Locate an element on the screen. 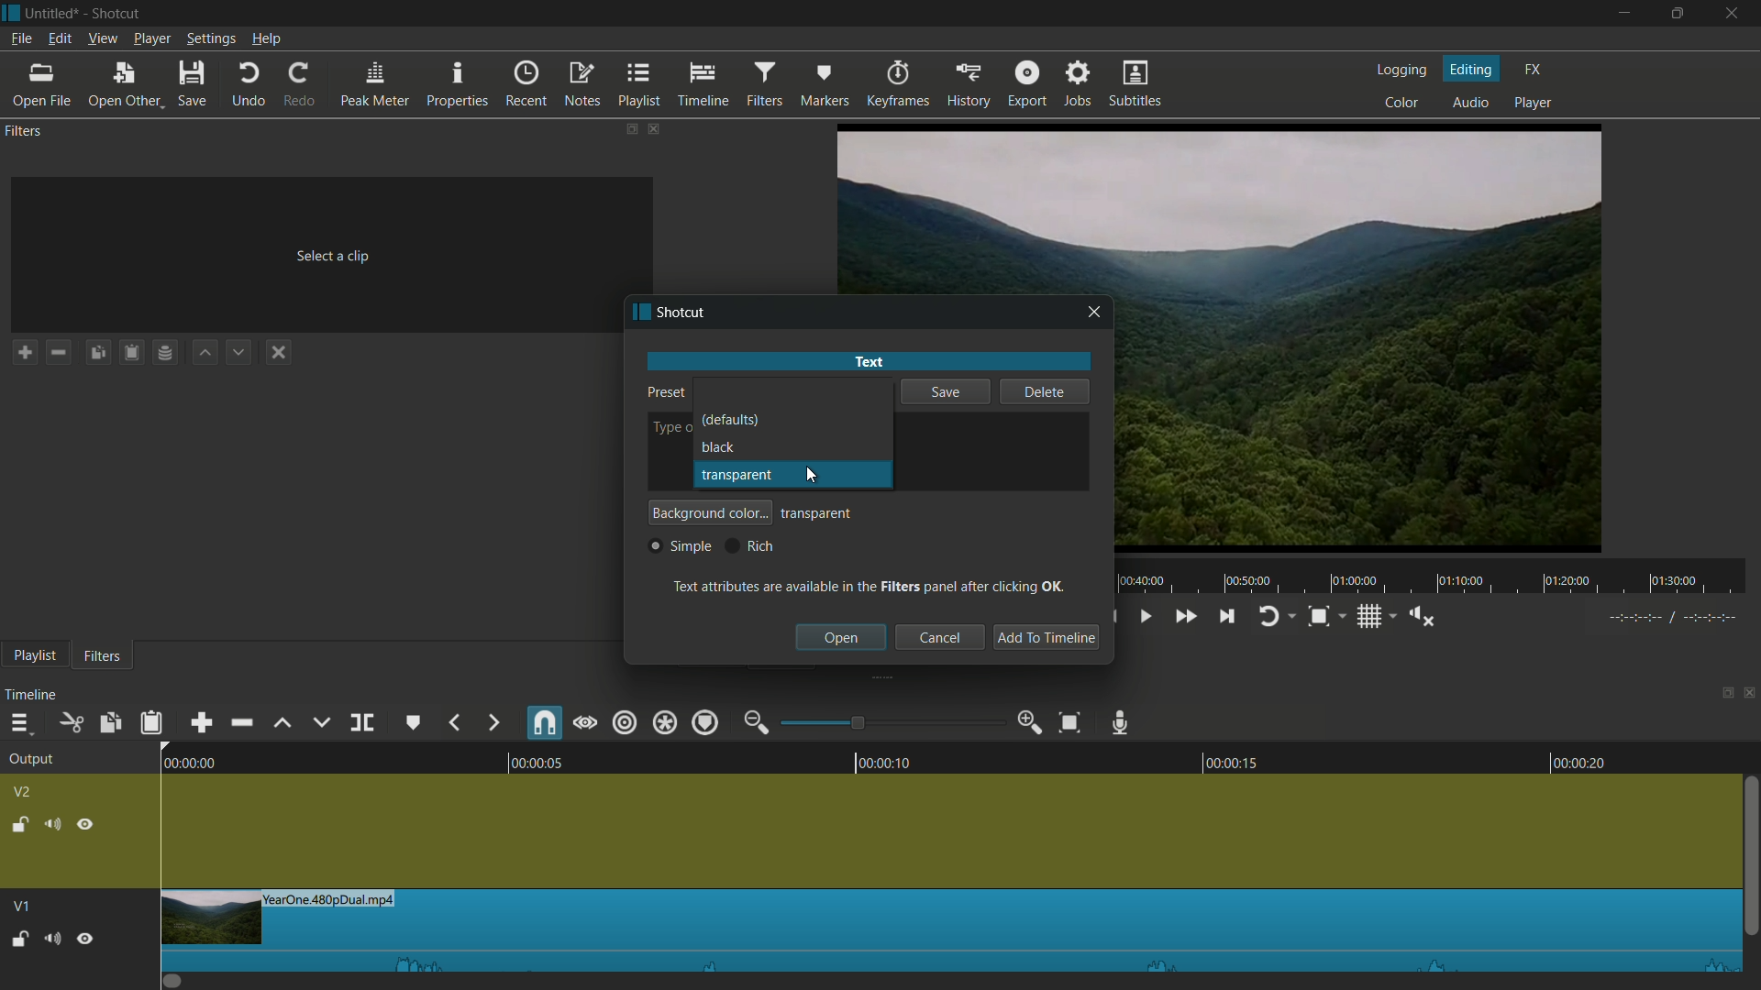 The height and width of the screenshot is (990, 1761). keyframes is located at coordinates (895, 84).